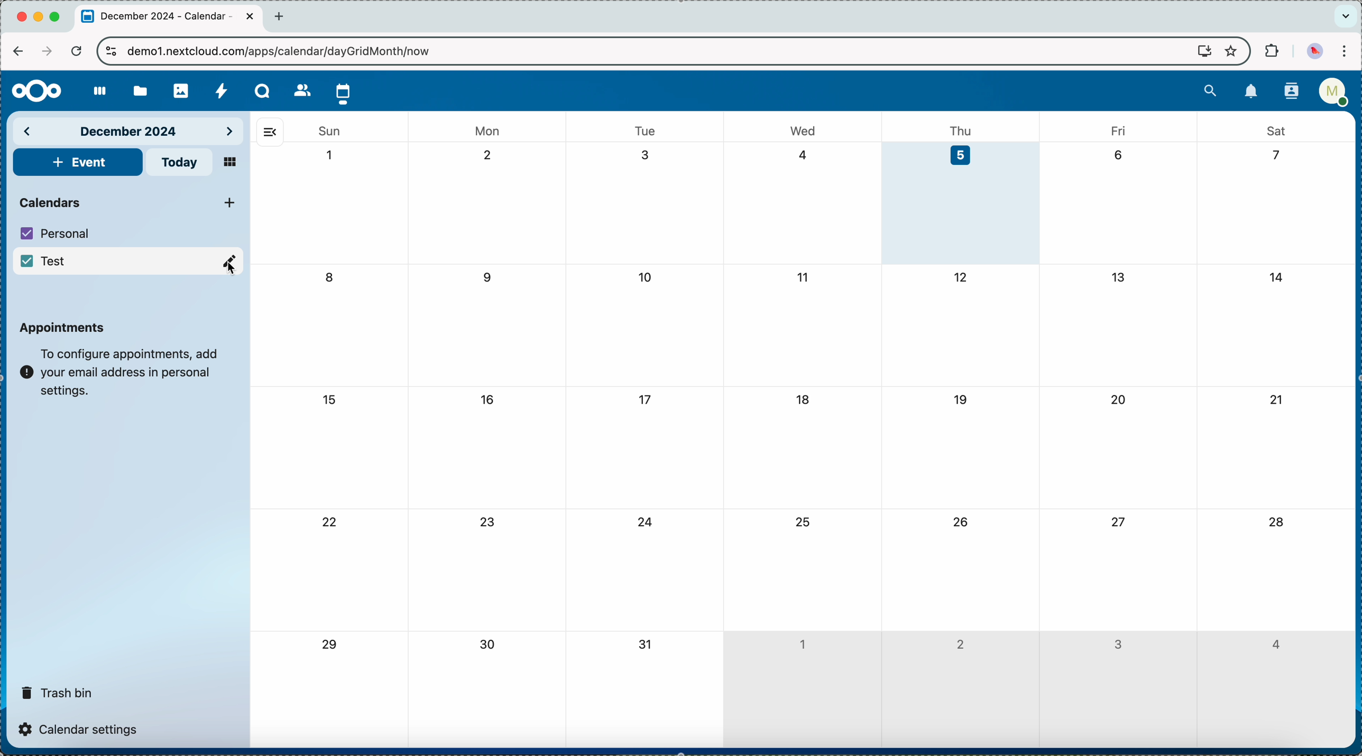 This screenshot has width=1362, height=756. What do you see at coordinates (804, 130) in the screenshot?
I see `wed` at bounding box center [804, 130].